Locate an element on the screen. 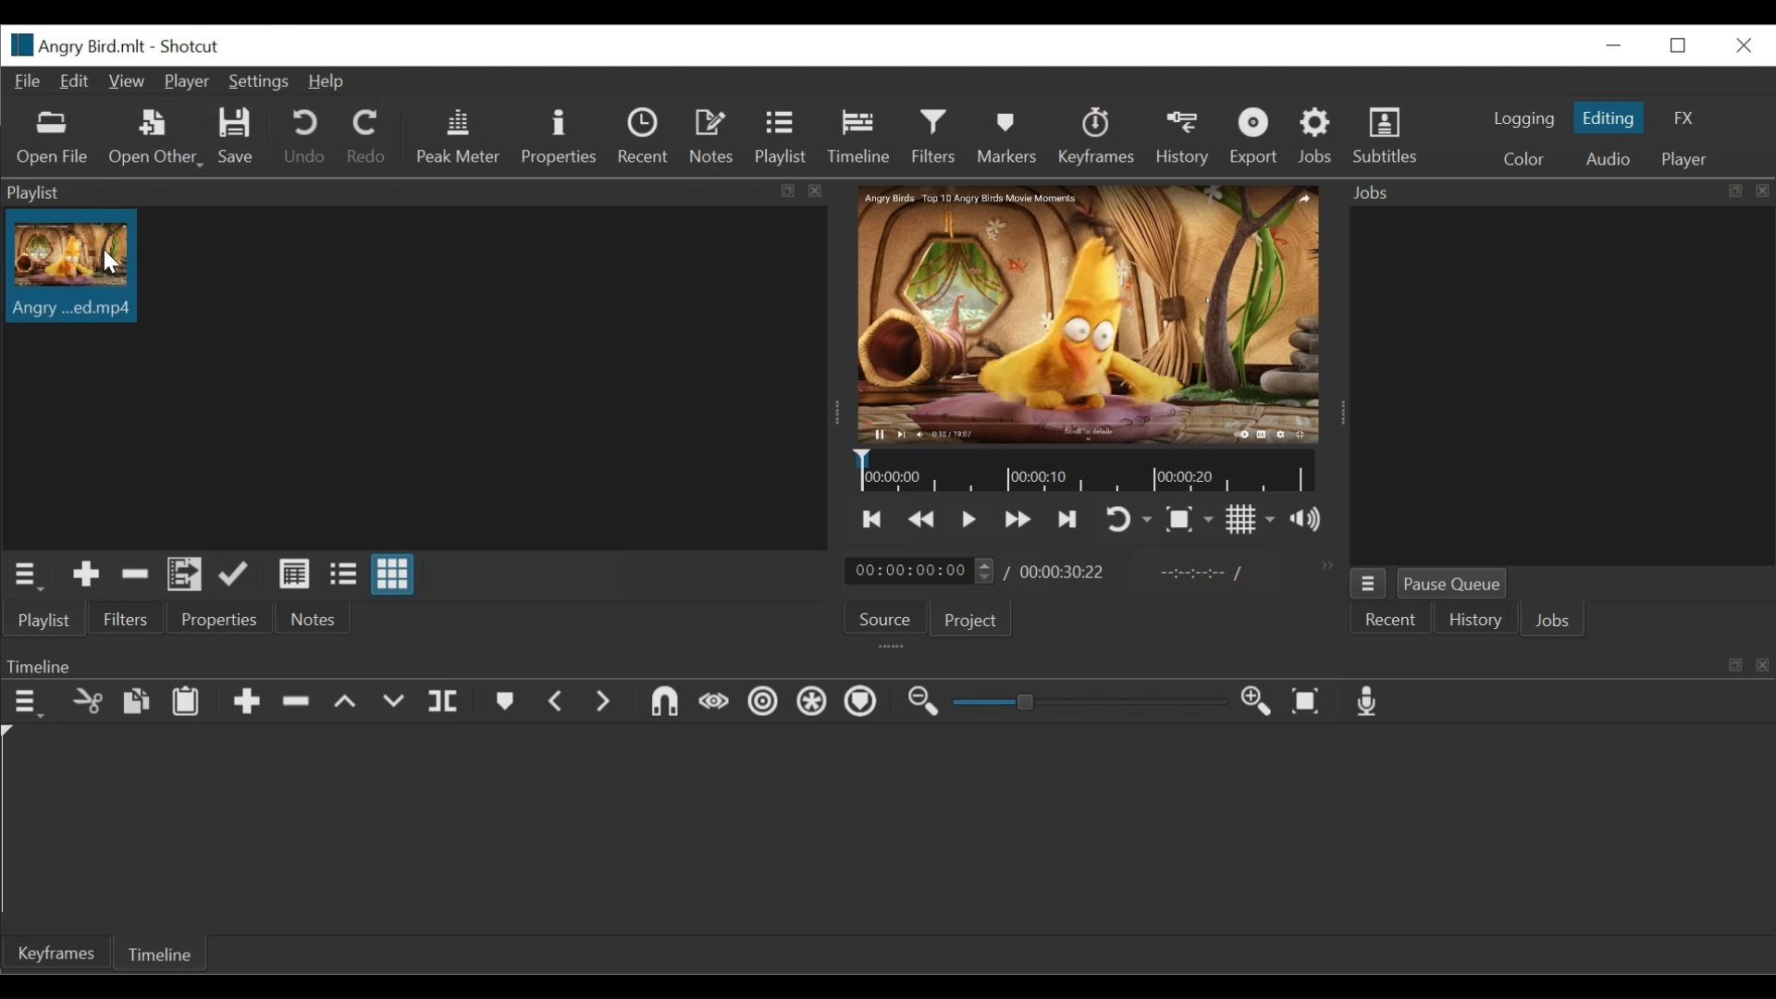 Image resolution: width=1776 pixels, height=999 pixels. Redo is located at coordinates (364, 136).